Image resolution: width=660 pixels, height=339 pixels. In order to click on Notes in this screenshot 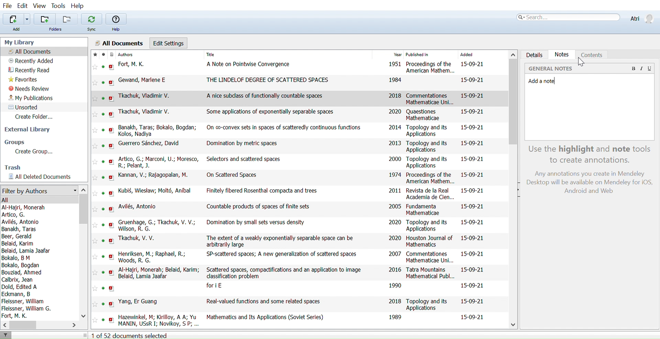, I will do `click(561, 55)`.